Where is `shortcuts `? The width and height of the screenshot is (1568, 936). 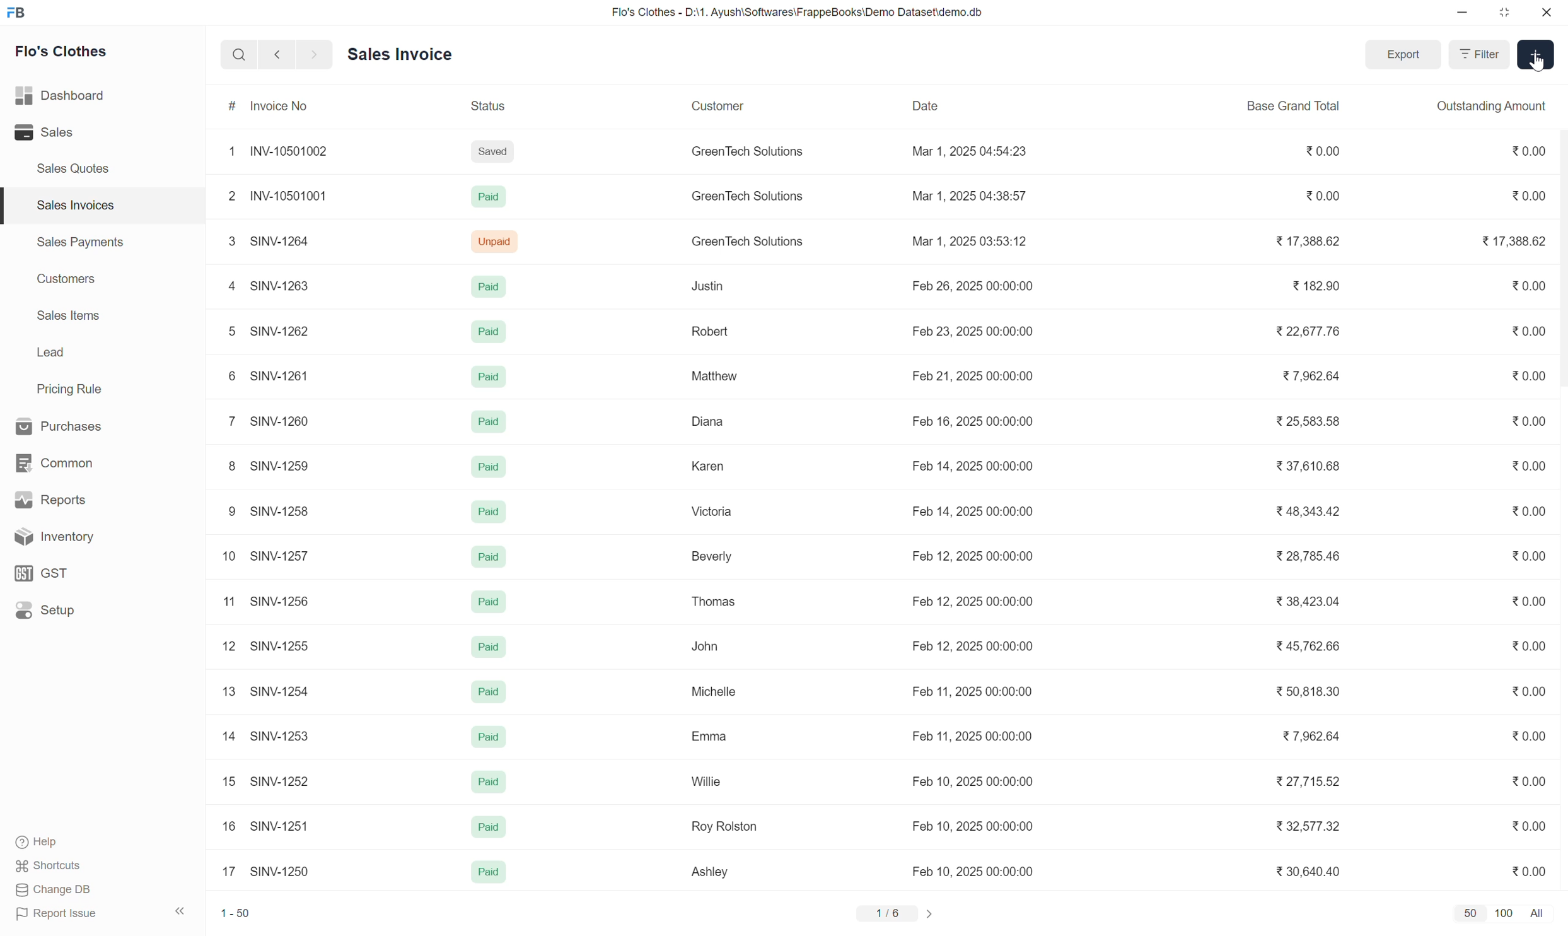 shortcuts  is located at coordinates (61, 865).